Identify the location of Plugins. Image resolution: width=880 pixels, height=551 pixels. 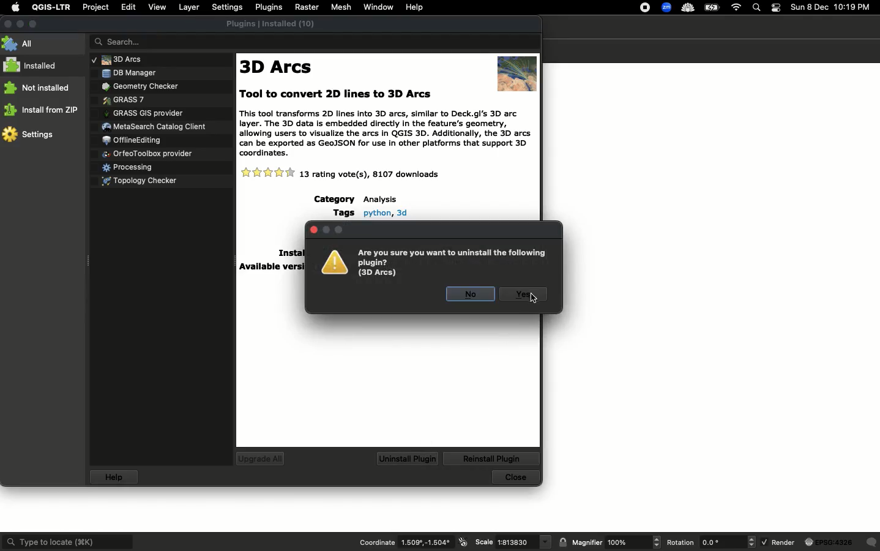
(137, 84).